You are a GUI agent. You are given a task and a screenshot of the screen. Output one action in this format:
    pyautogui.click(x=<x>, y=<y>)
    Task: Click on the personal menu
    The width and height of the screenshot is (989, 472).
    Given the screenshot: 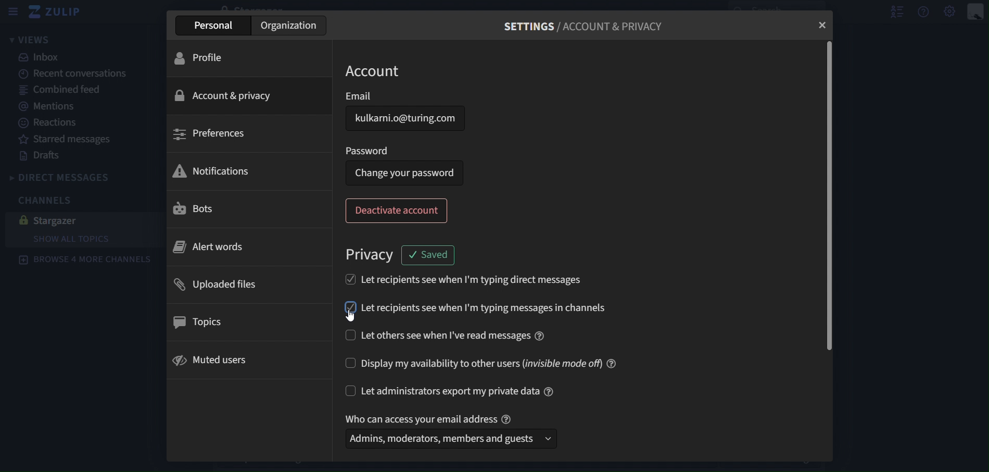 What is the action you would take?
    pyautogui.click(x=973, y=12)
    